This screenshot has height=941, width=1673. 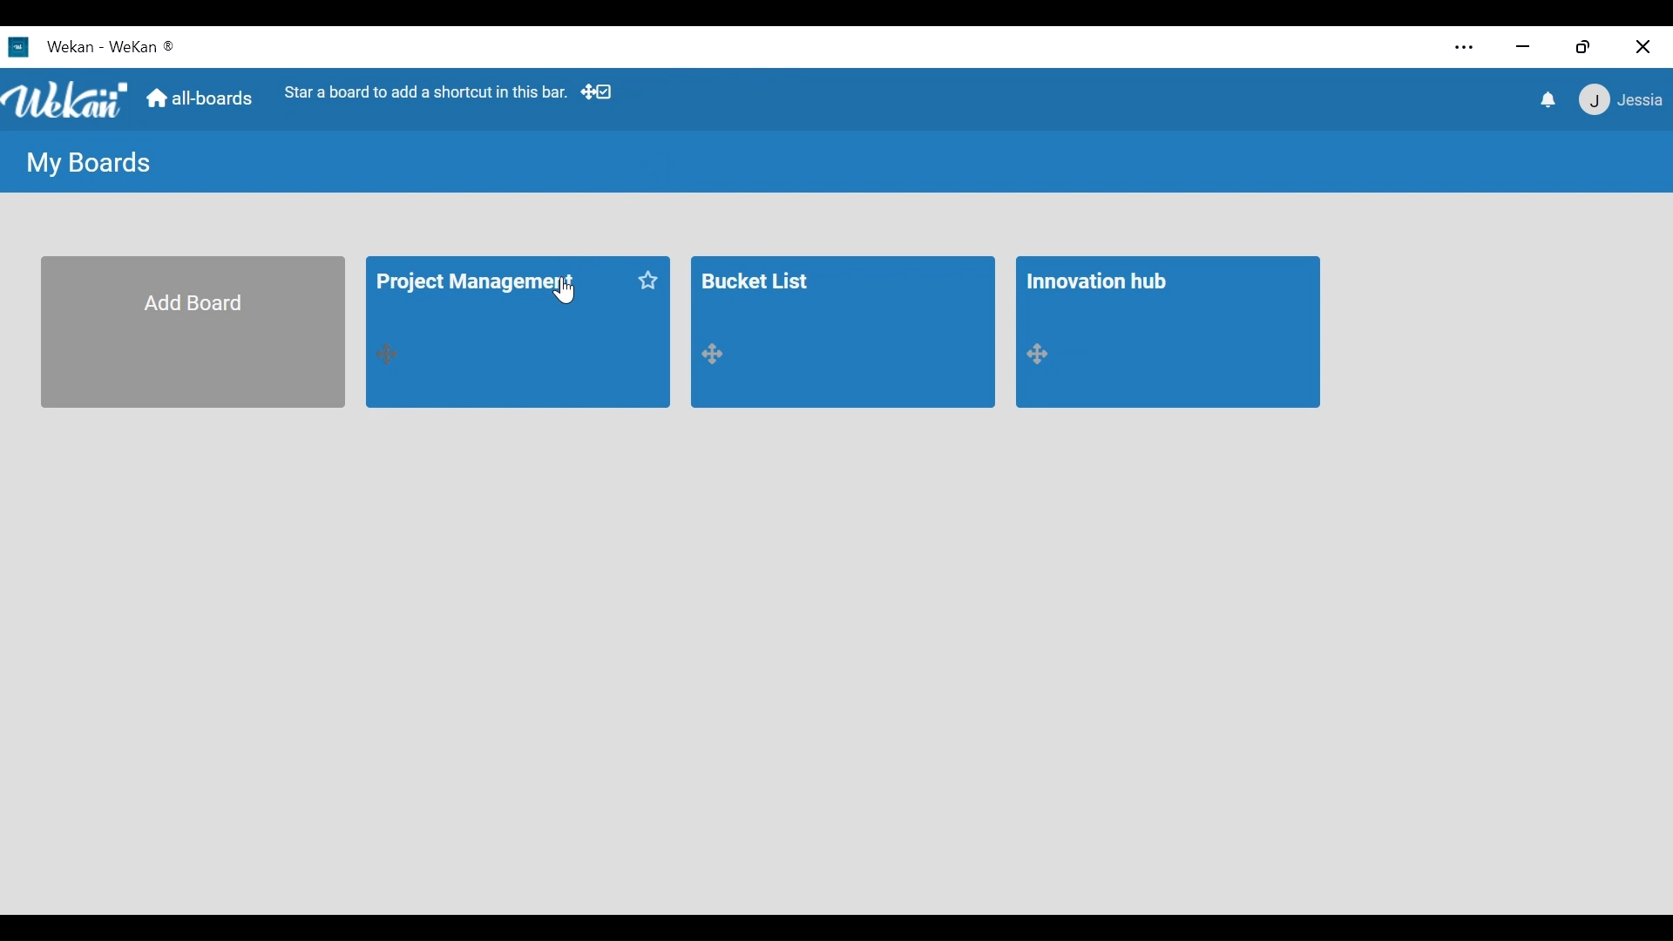 What do you see at coordinates (1545, 99) in the screenshot?
I see `notification` at bounding box center [1545, 99].